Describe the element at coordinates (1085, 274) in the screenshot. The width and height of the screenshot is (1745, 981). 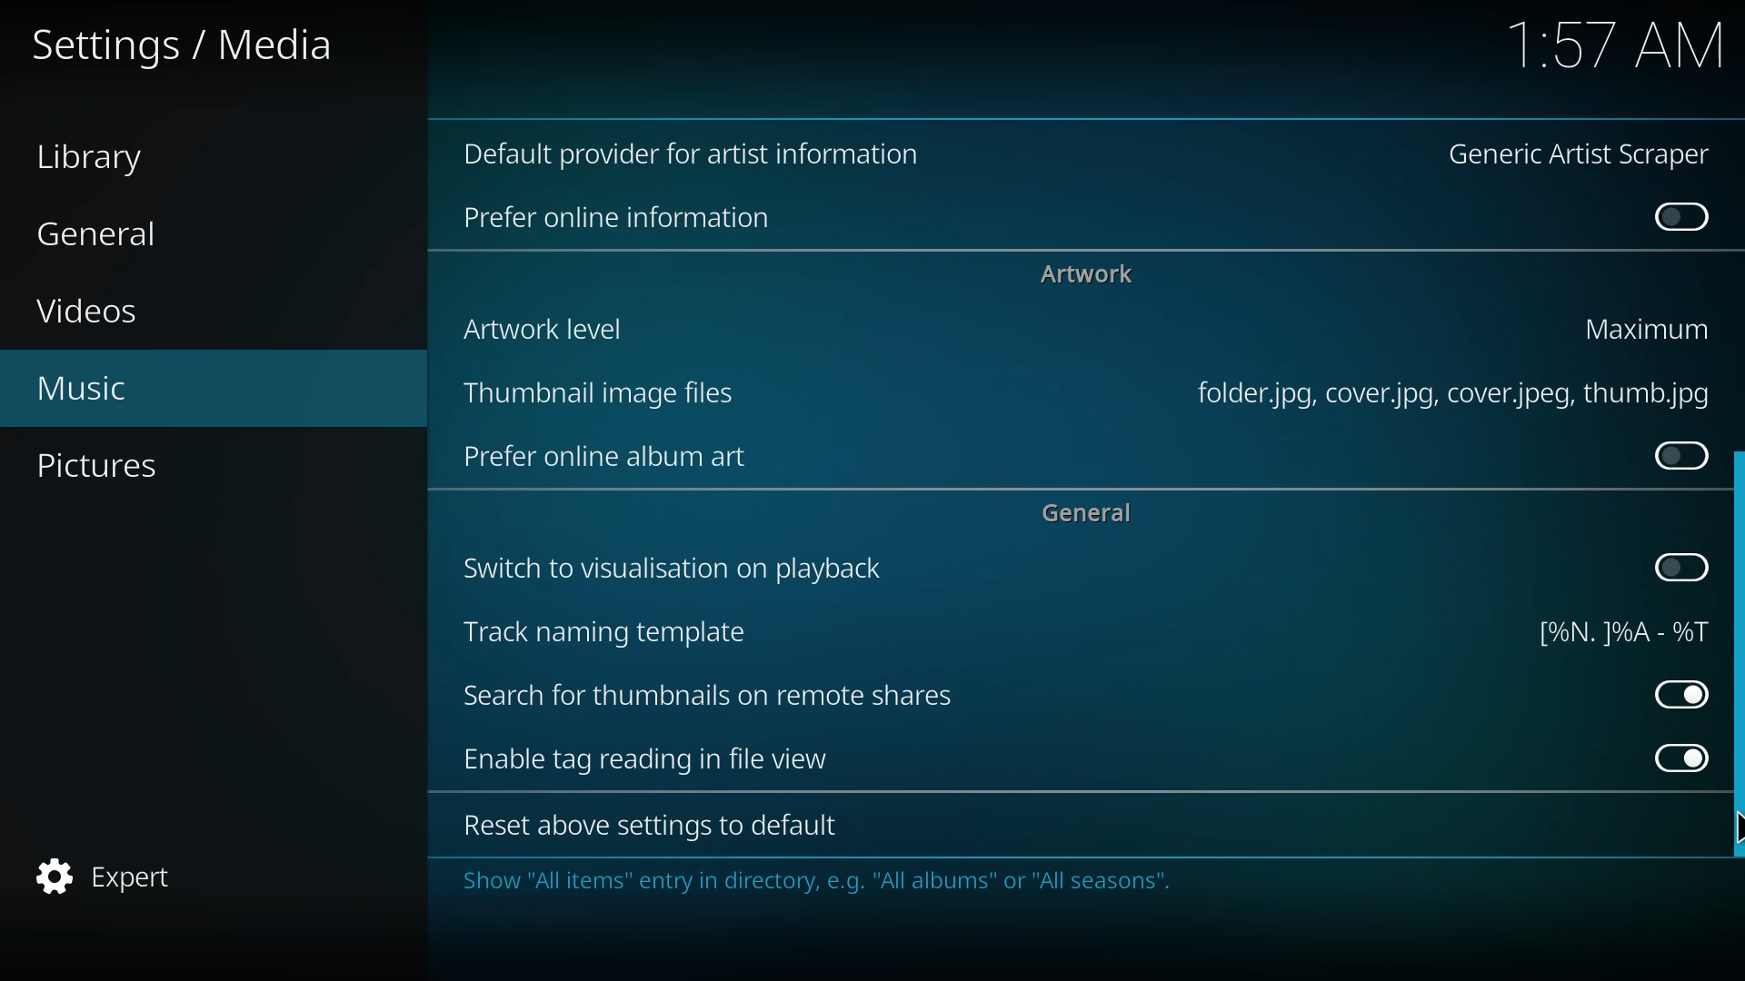
I see `artwork` at that location.